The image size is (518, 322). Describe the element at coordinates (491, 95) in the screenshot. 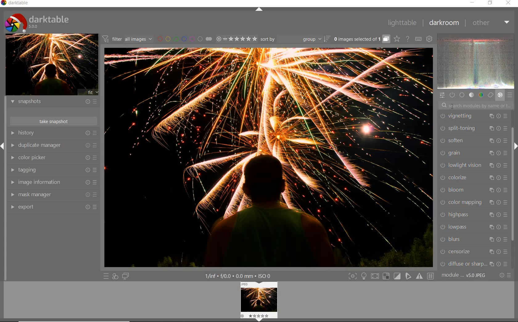

I see `correct` at that location.